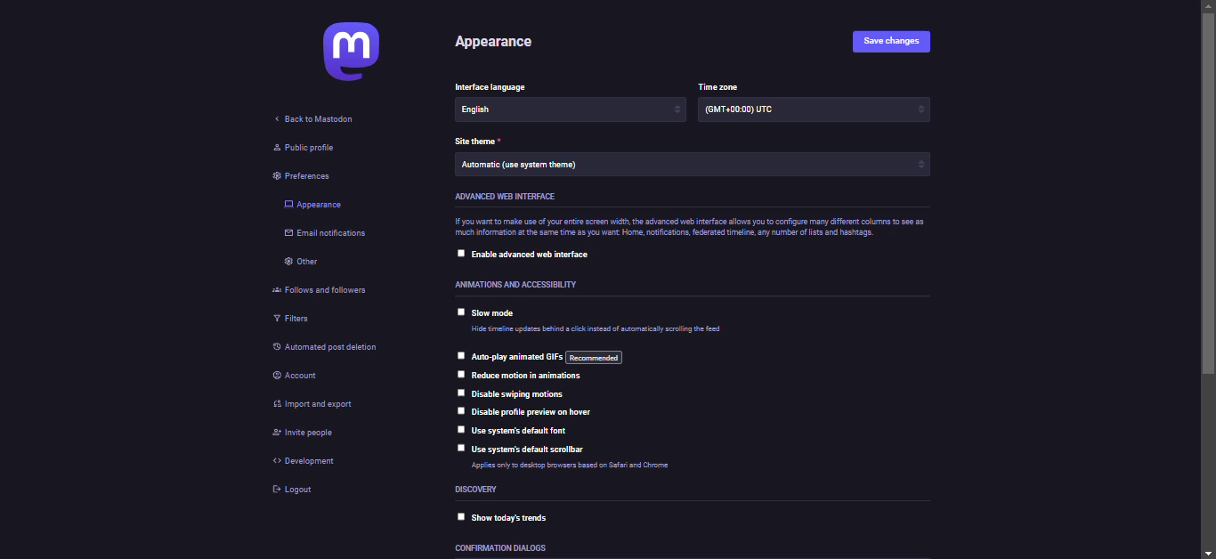 Image resolution: width=1216 pixels, height=559 pixels. What do you see at coordinates (346, 53) in the screenshot?
I see `mastodon` at bounding box center [346, 53].